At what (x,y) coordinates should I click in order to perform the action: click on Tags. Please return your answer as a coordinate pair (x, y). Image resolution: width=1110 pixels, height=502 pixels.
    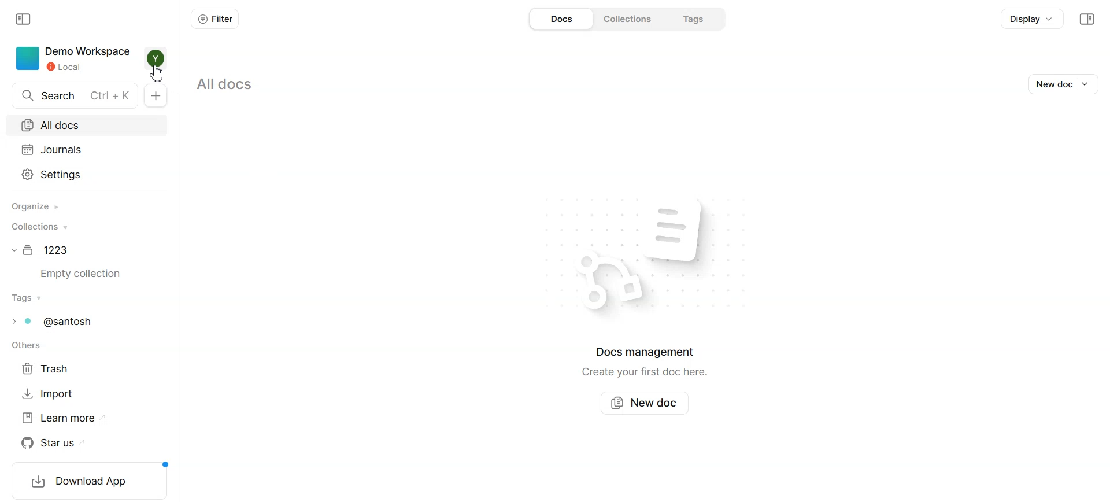
    Looking at the image, I should click on (27, 298).